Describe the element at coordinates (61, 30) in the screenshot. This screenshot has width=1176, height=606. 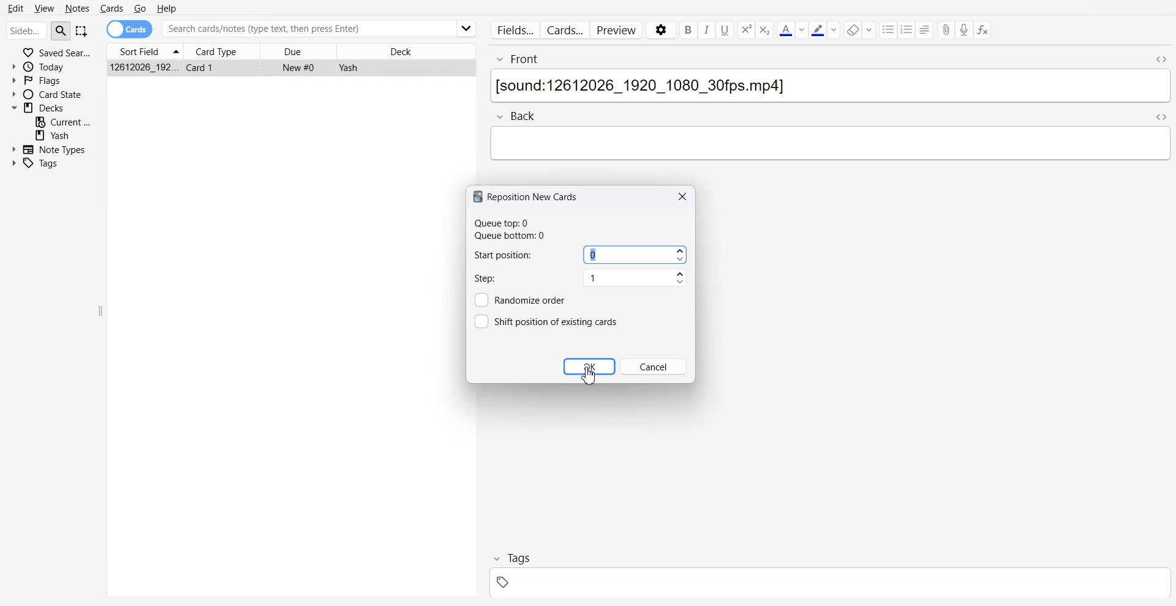
I see `Search` at that location.